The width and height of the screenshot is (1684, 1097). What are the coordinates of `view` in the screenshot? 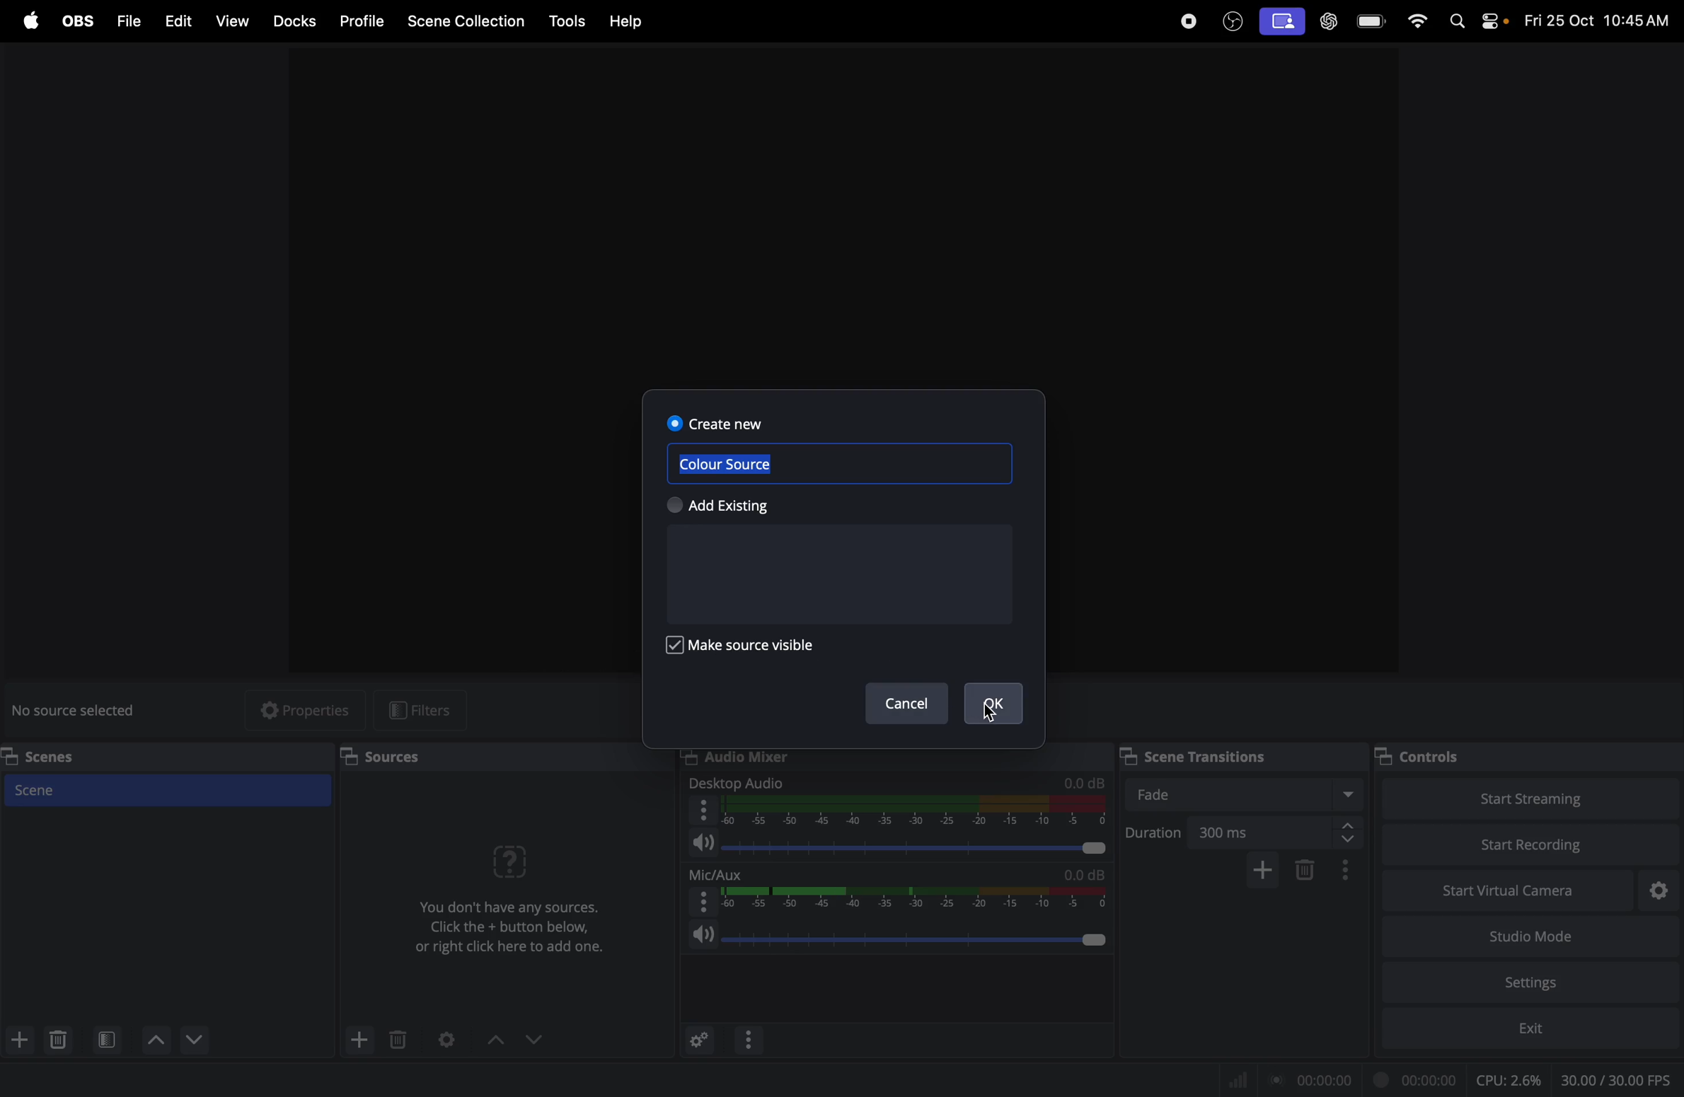 It's located at (229, 20).